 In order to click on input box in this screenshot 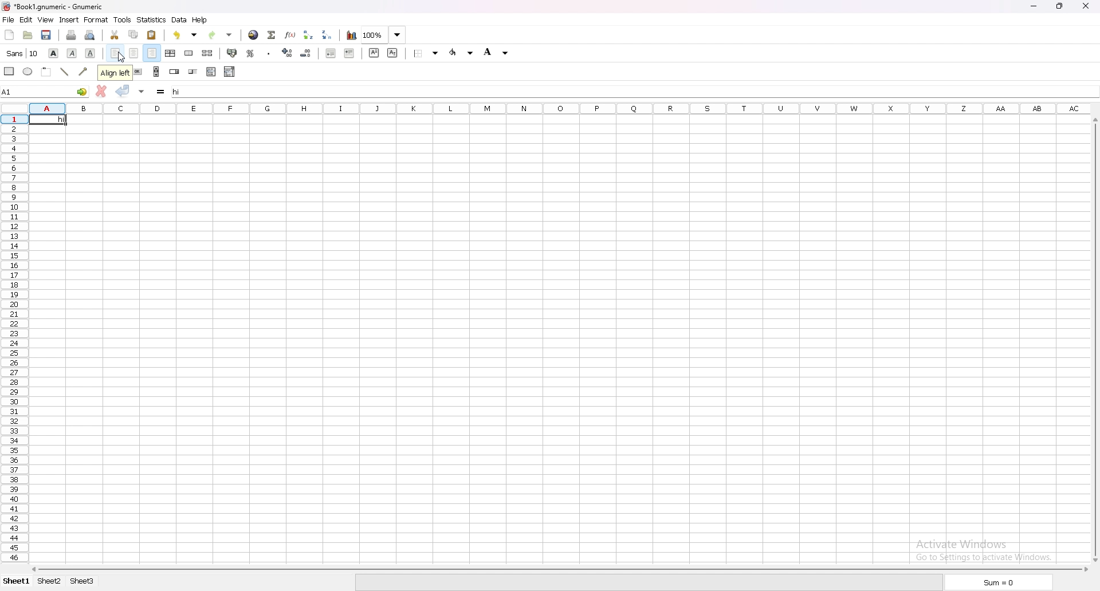, I will do `click(633, 89)`.